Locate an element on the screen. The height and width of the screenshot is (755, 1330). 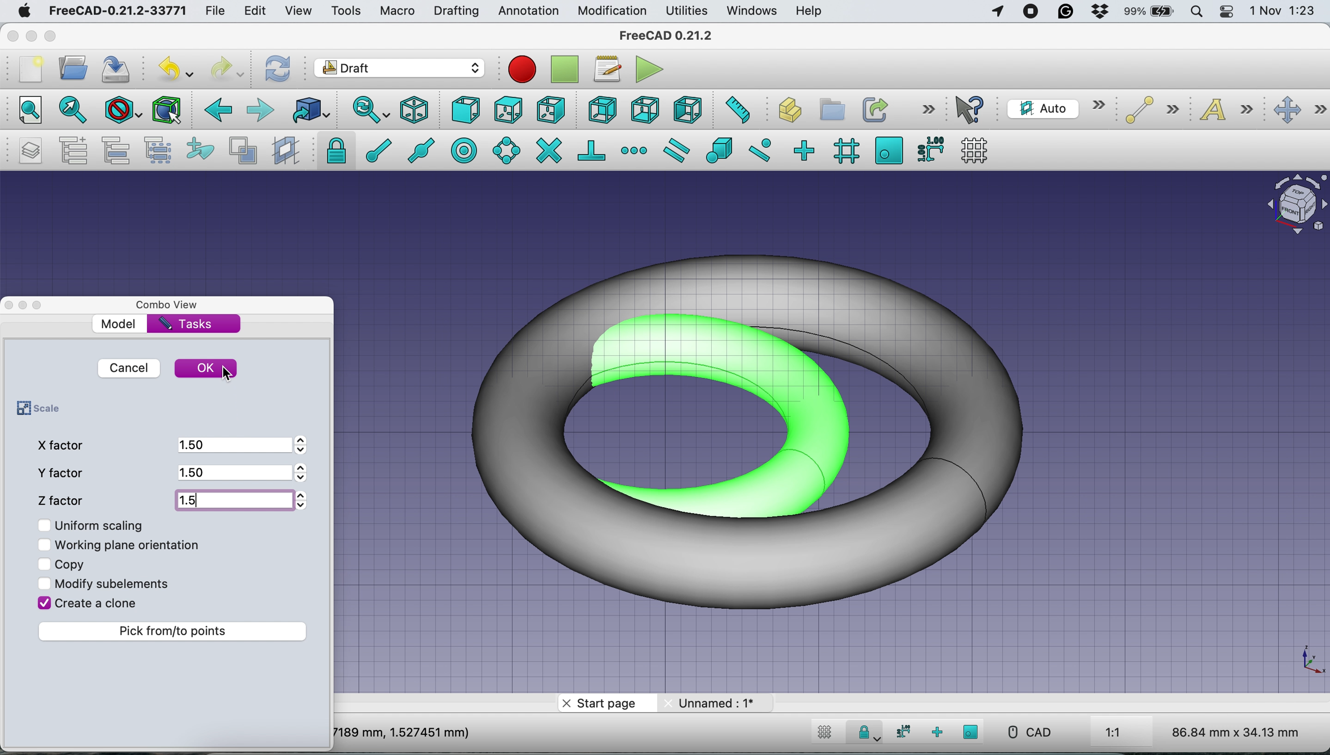
go to linked object is located at coordinates (309, 109).